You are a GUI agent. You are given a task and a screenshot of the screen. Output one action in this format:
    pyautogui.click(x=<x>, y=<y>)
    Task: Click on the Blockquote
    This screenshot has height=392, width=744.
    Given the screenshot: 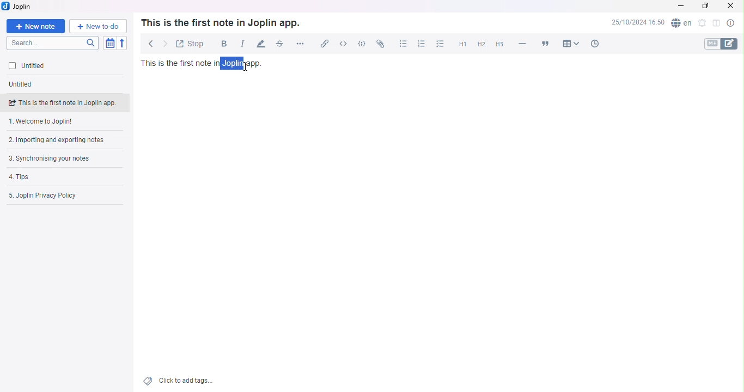 What is the action you would take?
    pyautogui.click(x=547, y=42)
    